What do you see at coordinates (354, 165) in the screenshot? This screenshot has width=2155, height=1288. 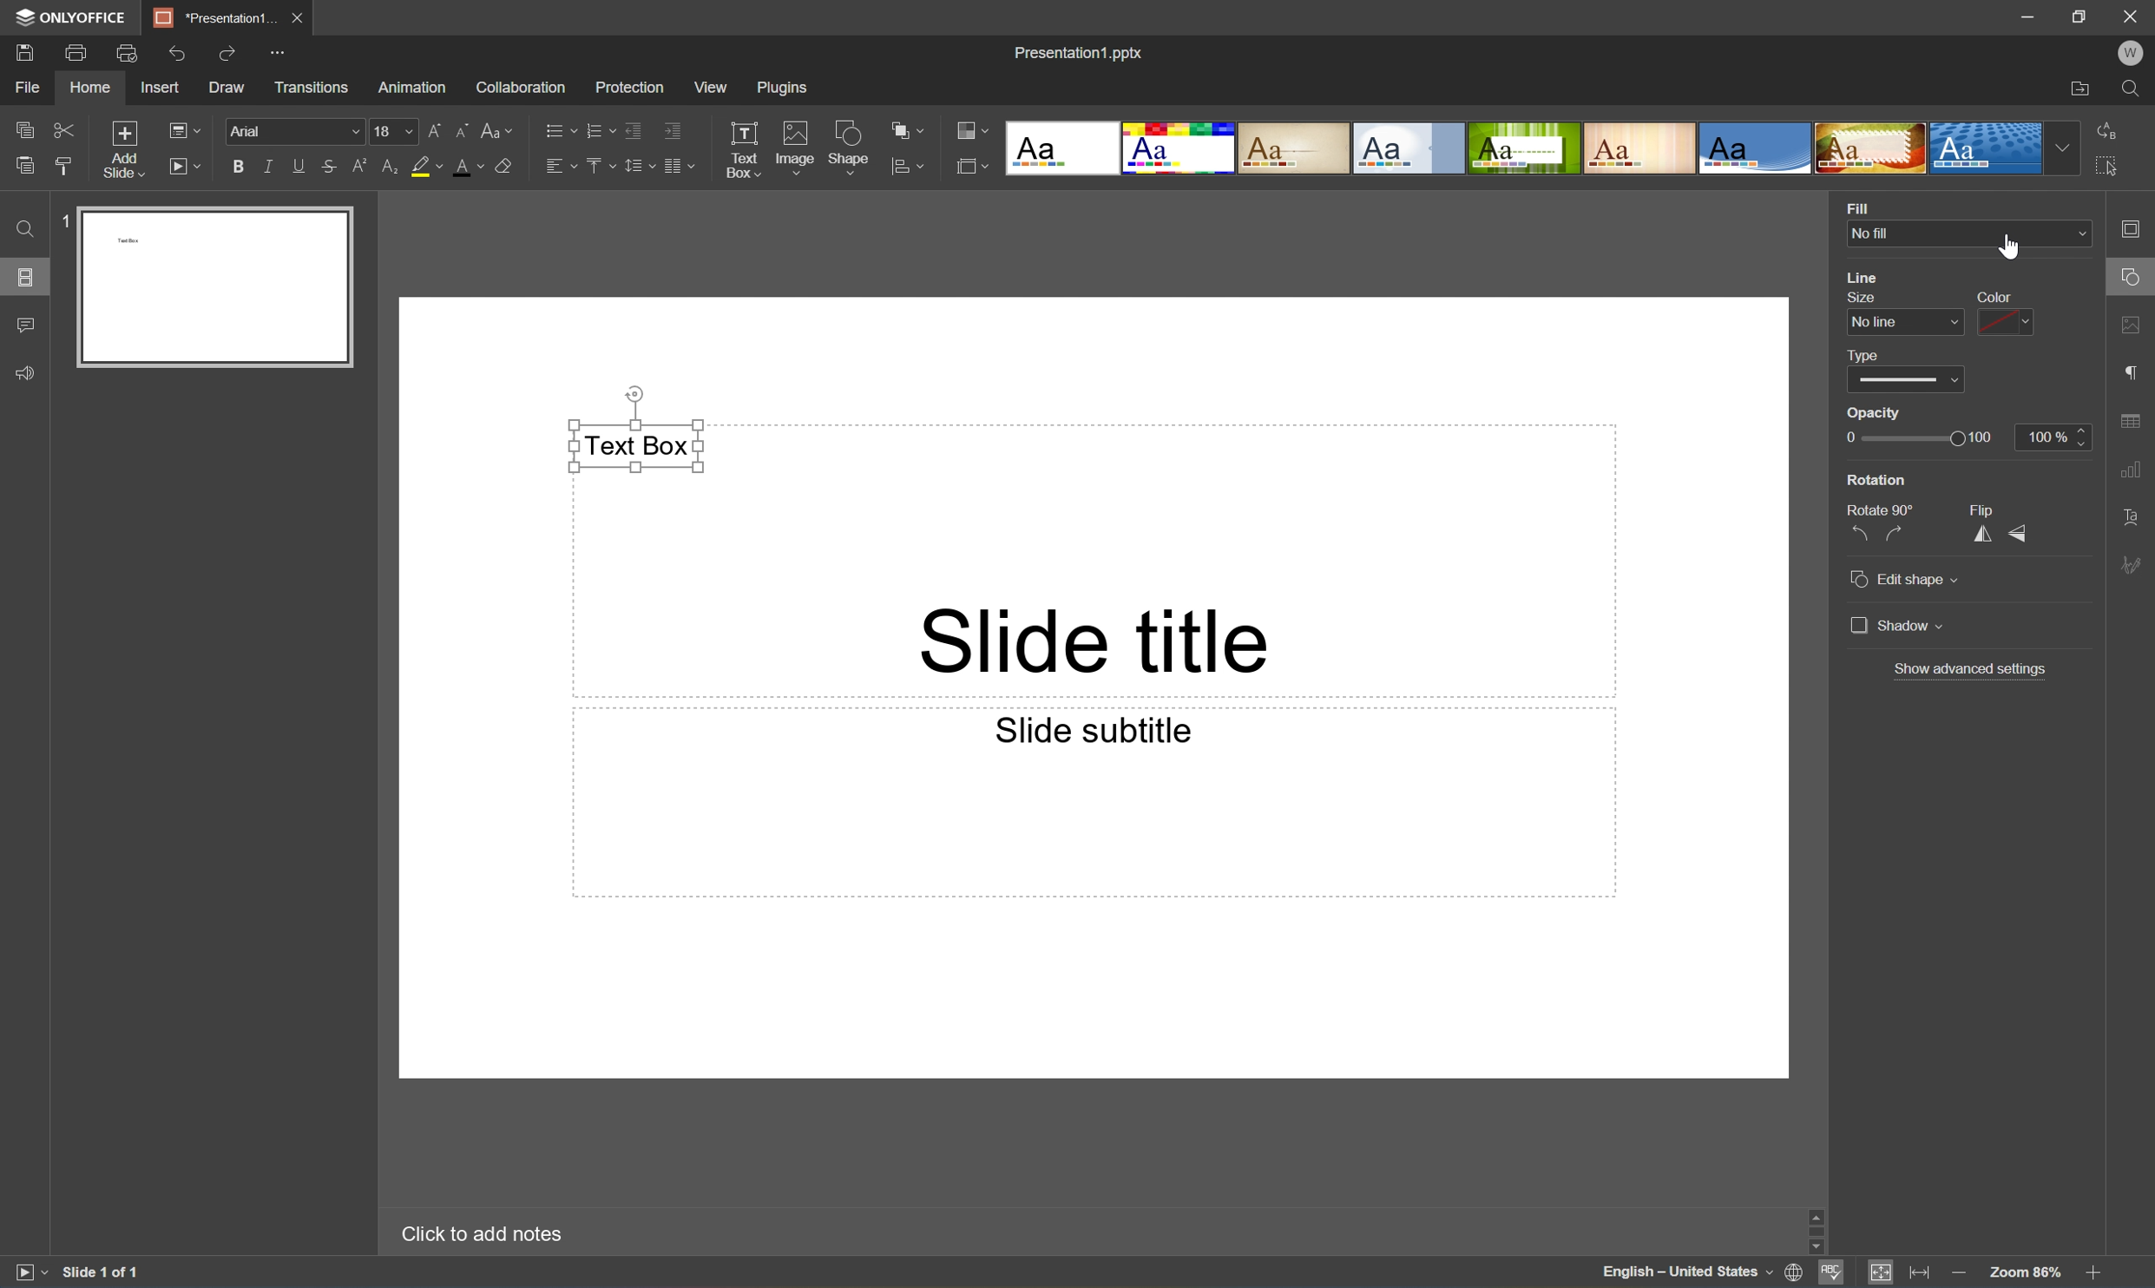 I see `Superscript` at bounding box center [354, 165].